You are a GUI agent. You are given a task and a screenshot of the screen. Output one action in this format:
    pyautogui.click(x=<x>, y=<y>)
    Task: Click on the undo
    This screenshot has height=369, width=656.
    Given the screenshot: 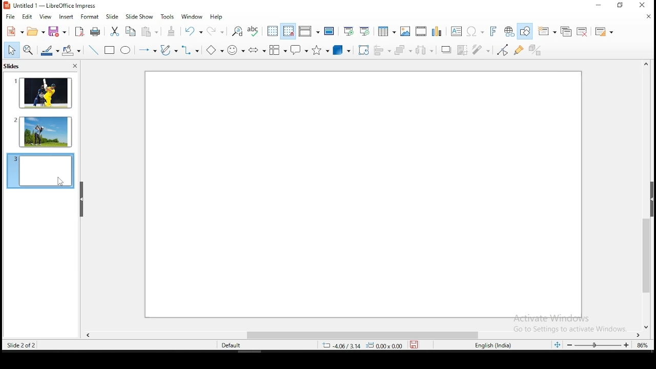 What is the action you would take?
    pyautogui.click(x=194, y=32)
    